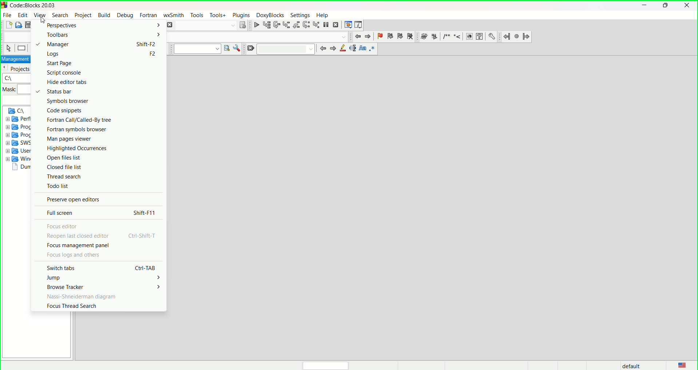 Image resolution: width=698 pixels, height=370 pixels. What do you see at coordinates (390, 36) in the screenshot?
I see `prev bookmark` at bounding box center [390, 36].